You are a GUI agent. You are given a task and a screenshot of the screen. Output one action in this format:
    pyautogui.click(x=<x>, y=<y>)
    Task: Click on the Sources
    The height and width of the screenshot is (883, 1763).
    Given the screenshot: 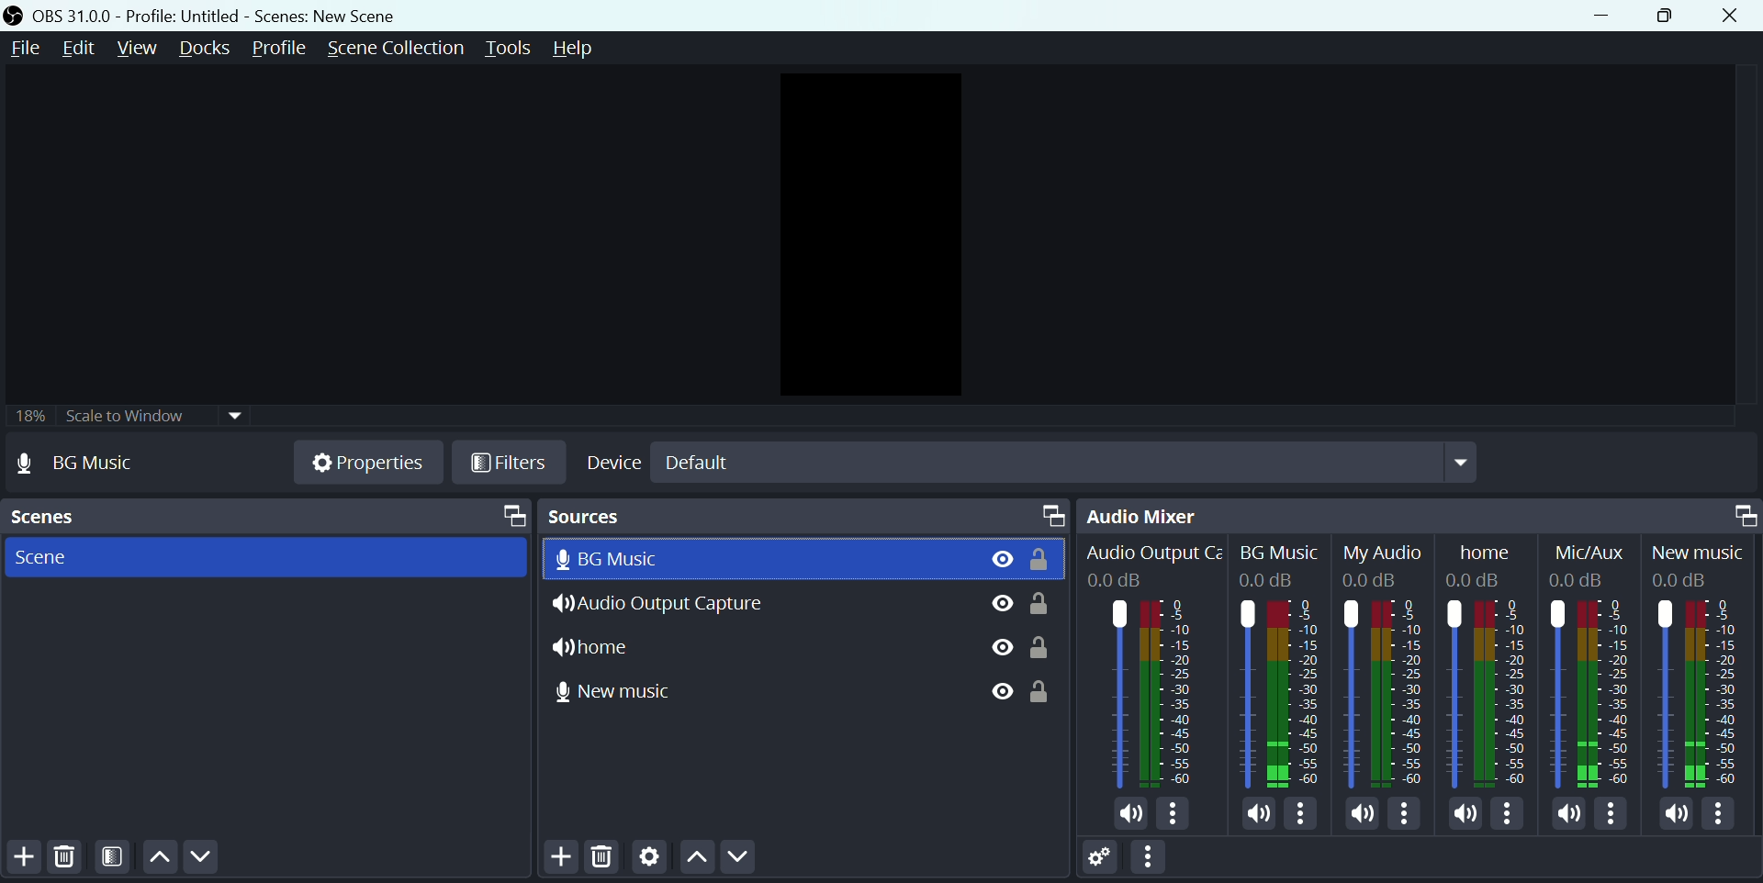 What is the action you would take?
    pyautogui.click(x=651, y=515)
    